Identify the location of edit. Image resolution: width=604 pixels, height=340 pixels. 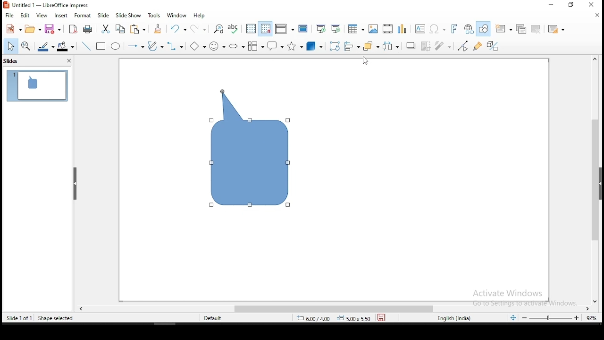
(26, 15).